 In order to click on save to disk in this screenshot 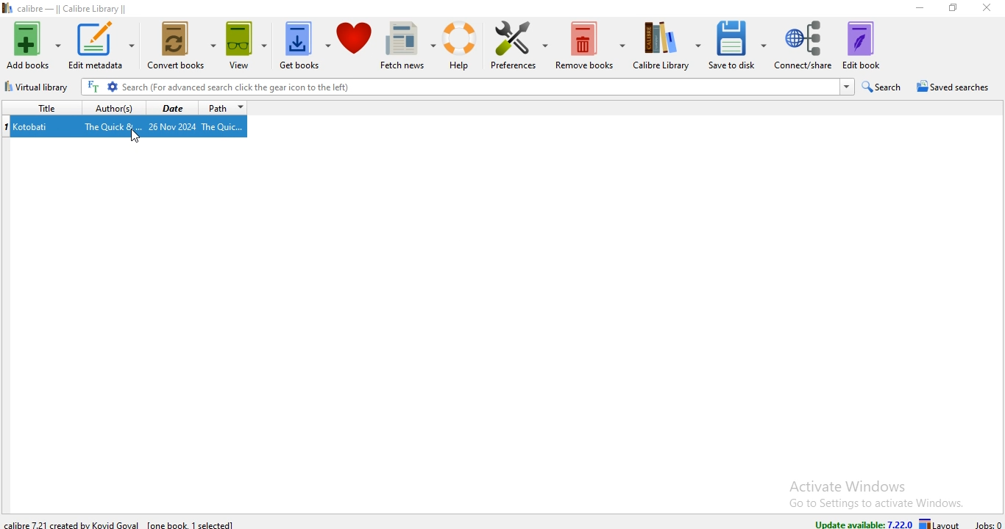, I will do `click(738, 44)`.